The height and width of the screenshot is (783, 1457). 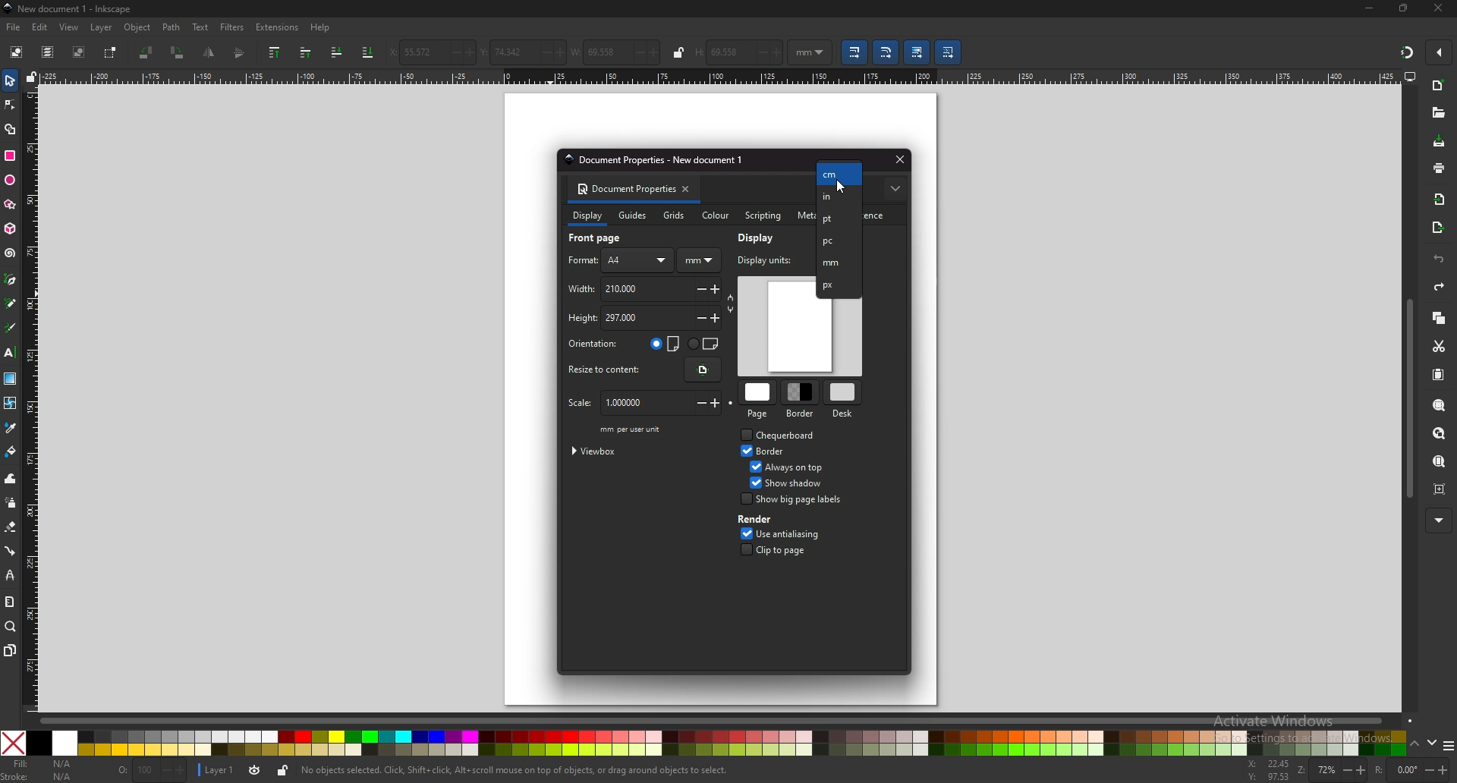 I want to click on lock guides, so click(x=31, y=77).